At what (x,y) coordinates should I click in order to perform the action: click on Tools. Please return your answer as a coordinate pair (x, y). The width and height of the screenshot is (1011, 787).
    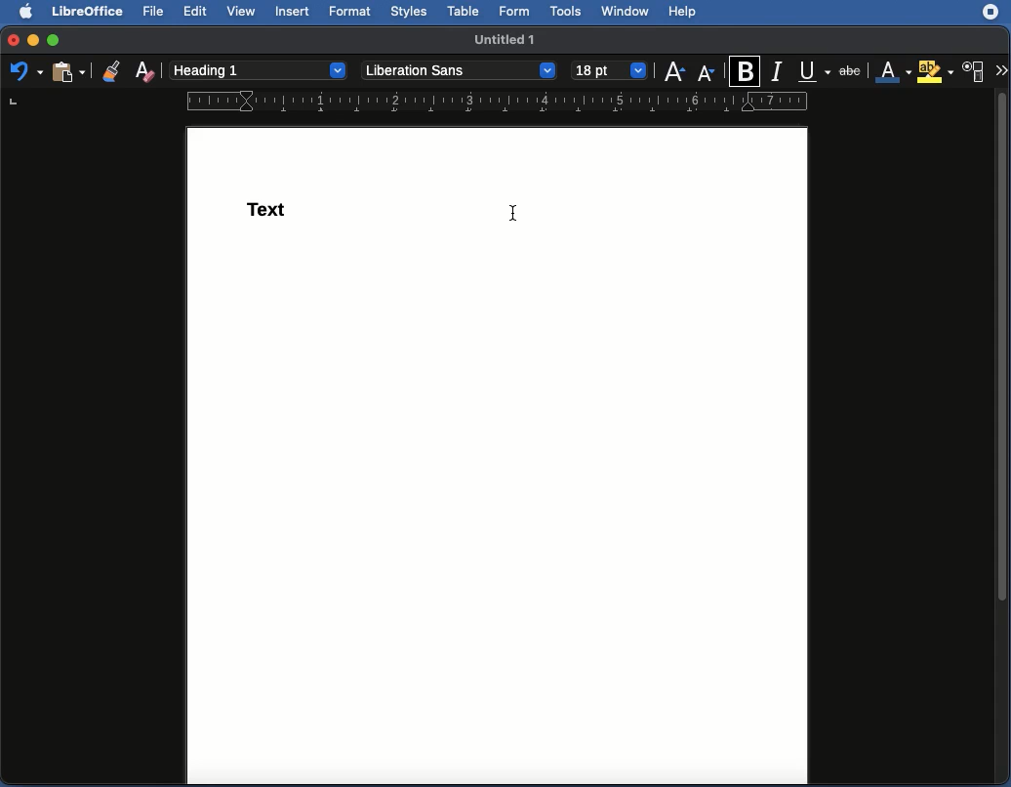
    Looking at the image, I should click on (566, 13).